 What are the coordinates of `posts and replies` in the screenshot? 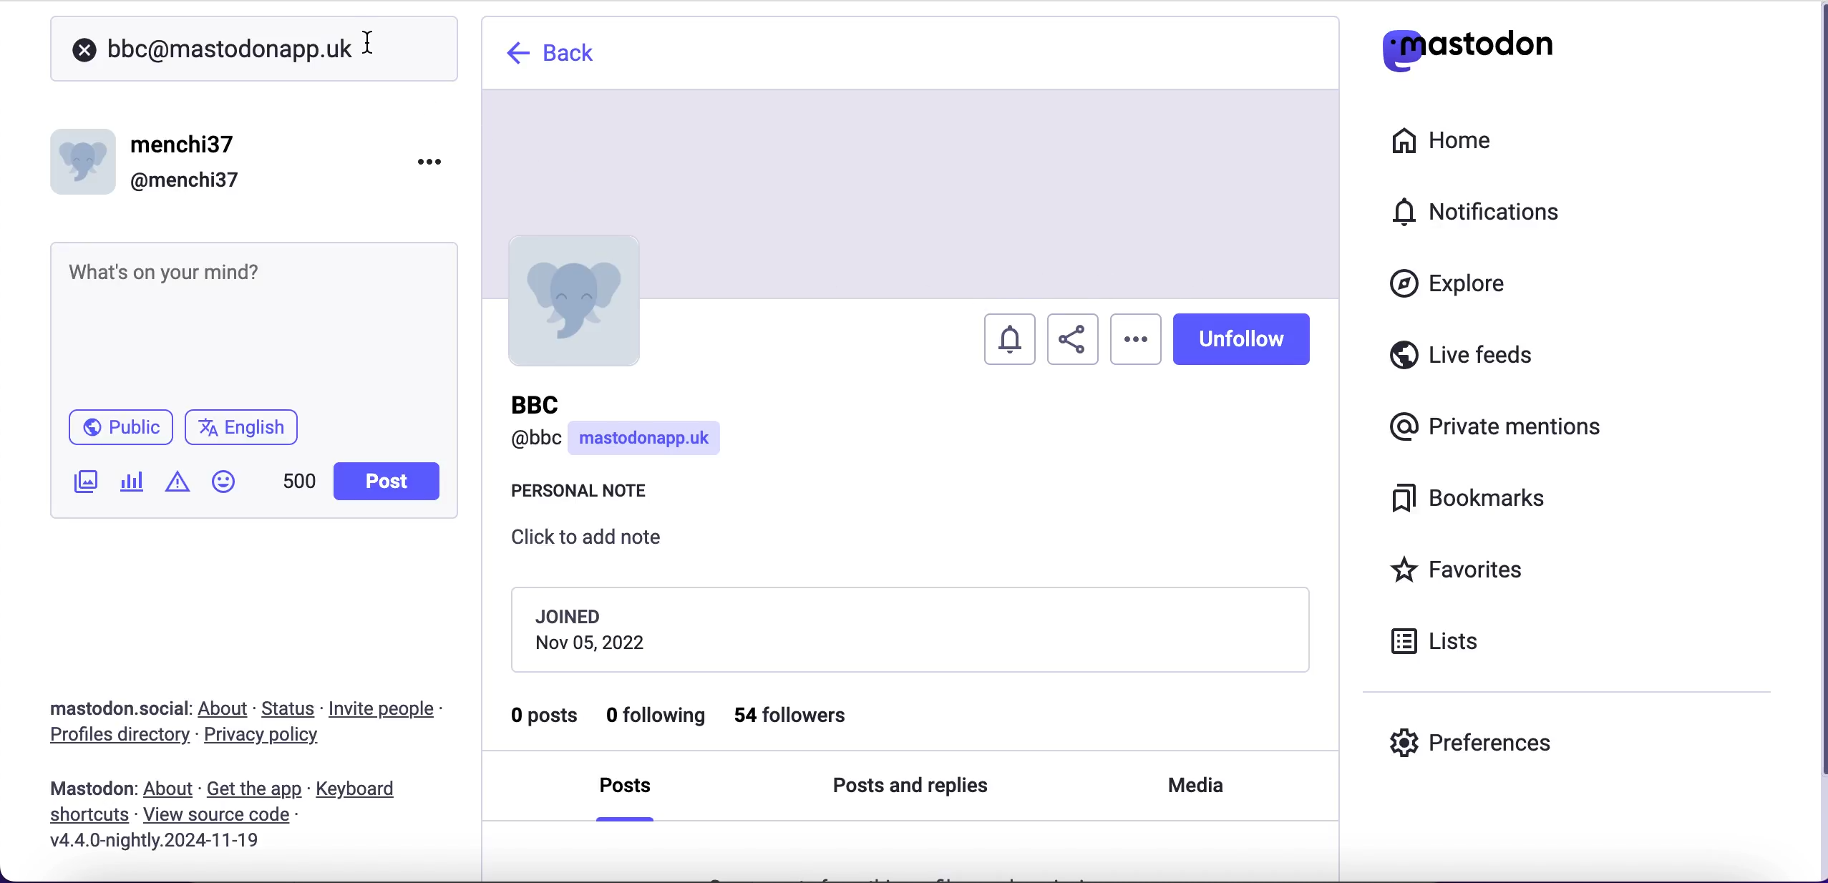 It's located at (918, 784).